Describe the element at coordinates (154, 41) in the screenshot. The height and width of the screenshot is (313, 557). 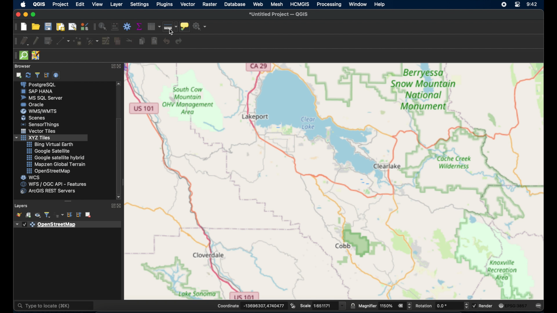
I see `paste features` at that location.